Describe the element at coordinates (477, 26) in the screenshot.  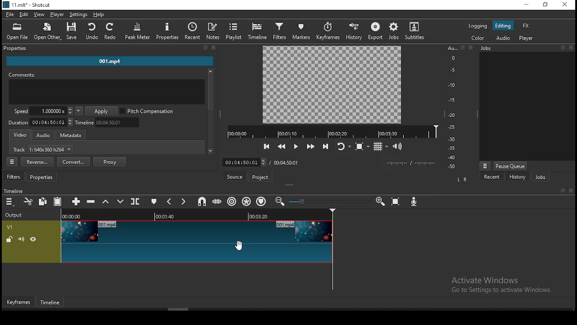
I see `logging` at that location.